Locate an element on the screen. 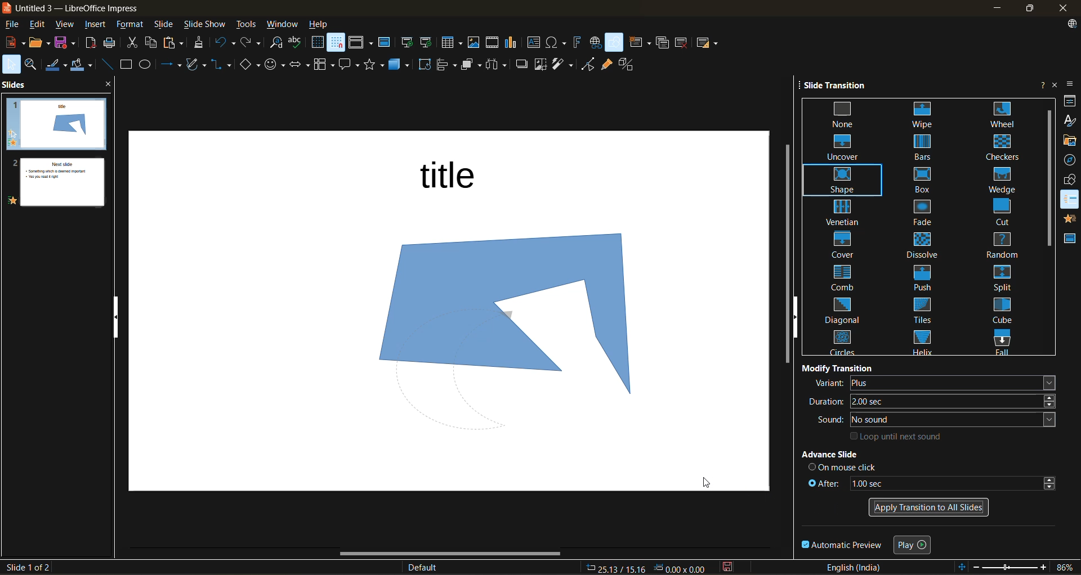 The height and width of the screenshot is (575, 1081). insert special characters is located at coordinates (557, 43).